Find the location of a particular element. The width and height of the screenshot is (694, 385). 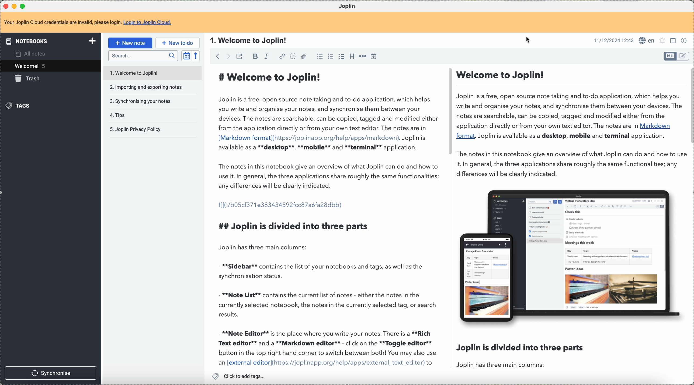

bulleted list is located at coordinates (320, 56).